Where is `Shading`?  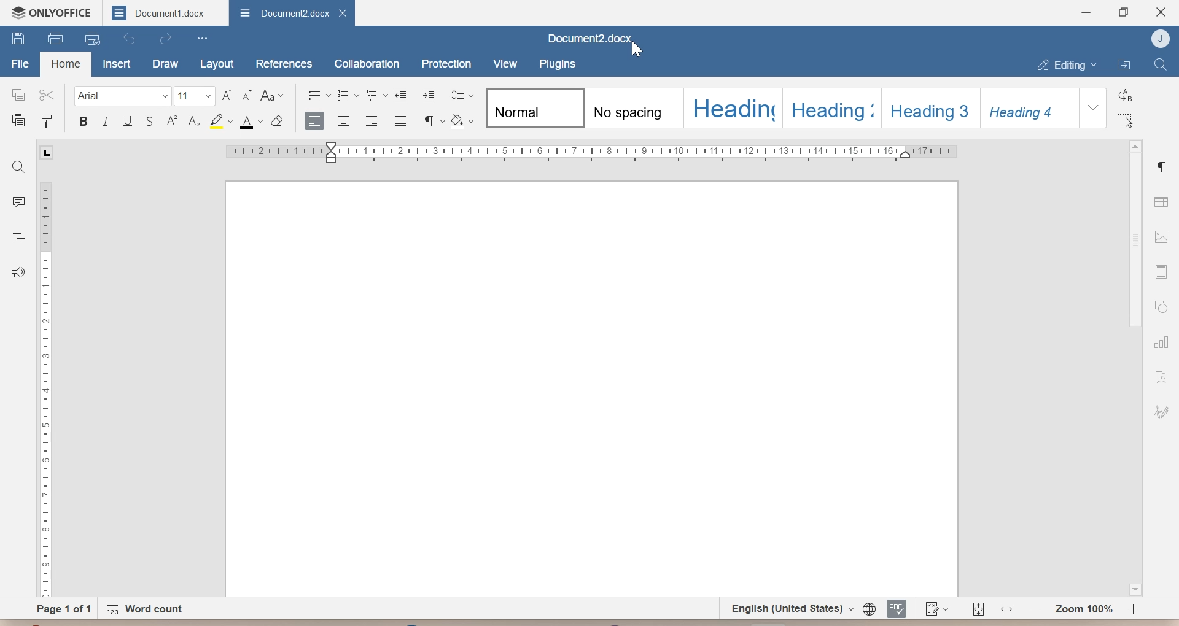 Shading is located at coordinates (462, 120).